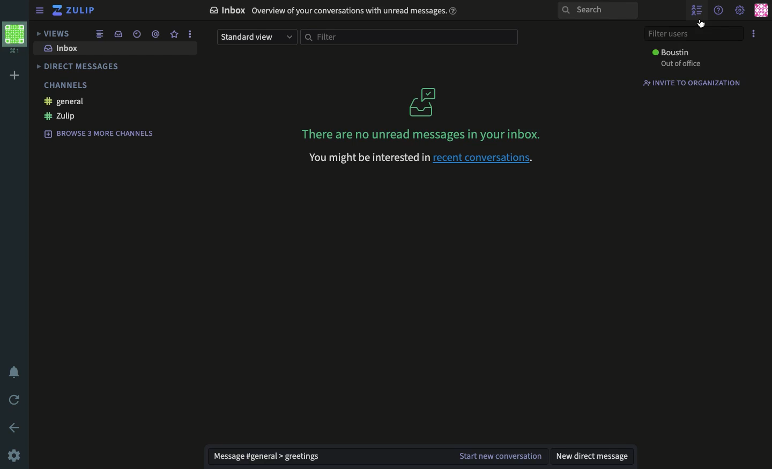  What do you see at coordinates (487, 158) in the screenshot?
I see `recent conversations` at bounding box center [487, 158].